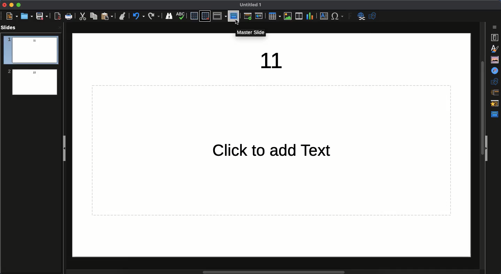 The width and height of the screenshot is (501, 274). I want to click on Shapes, so click(495, 81).